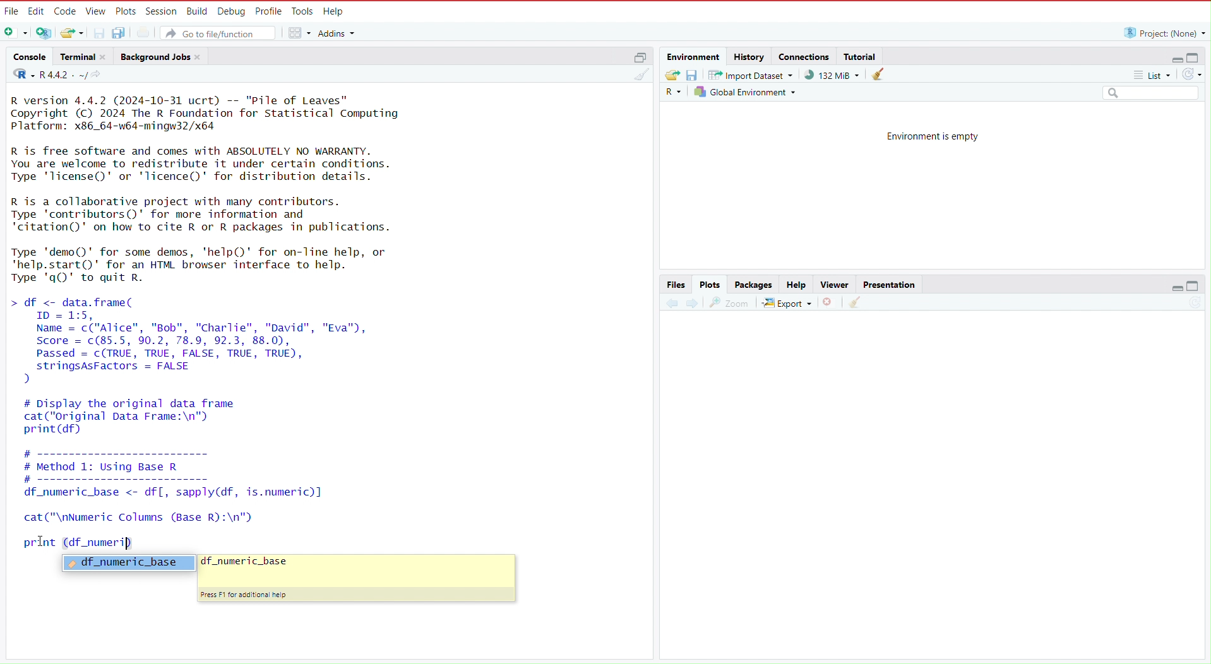  Describe the element at coordinates (269, 10) in the screenshot. I see `Profile` at that location.